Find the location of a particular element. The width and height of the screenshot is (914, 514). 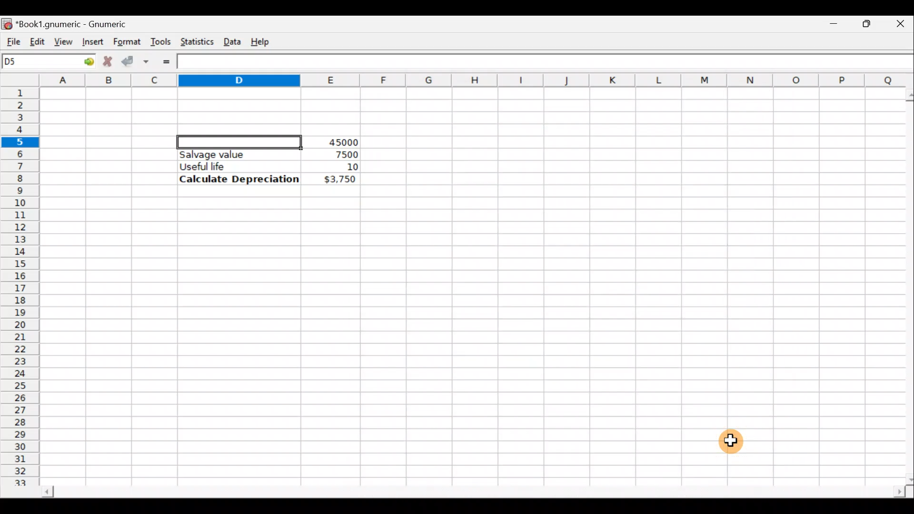

Cell name D5 is located at coordinates (37, 62).